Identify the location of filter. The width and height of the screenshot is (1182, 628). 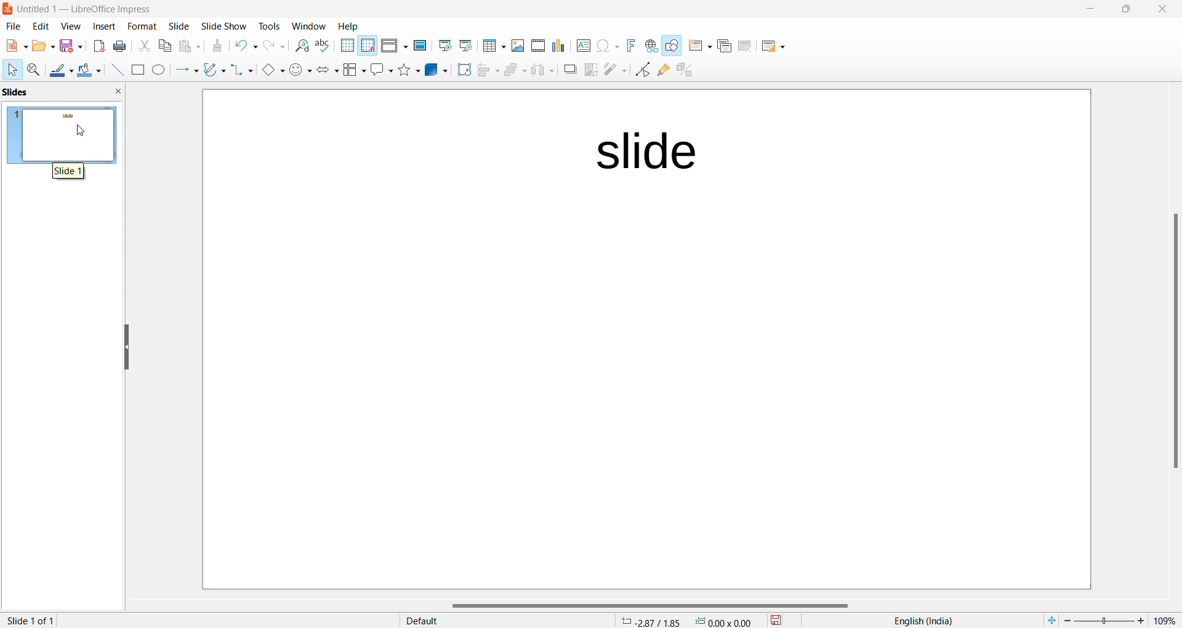
(614, 70).